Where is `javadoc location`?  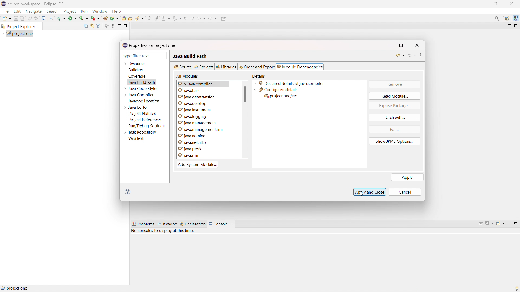
javadoc location is located at coordinates (144, 101).